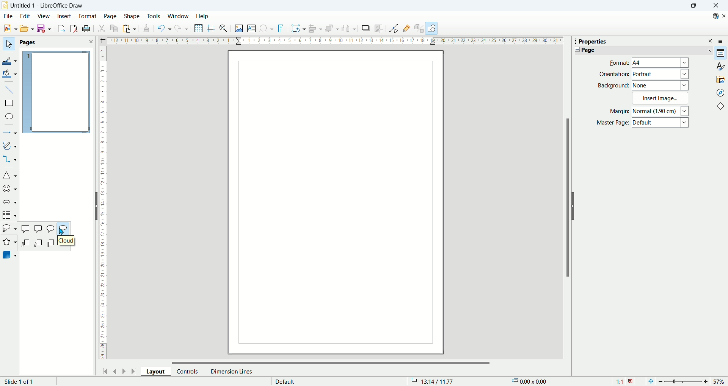 The width and height of the screenshot is (728, 386). I want to click on help, so click(202, 16).